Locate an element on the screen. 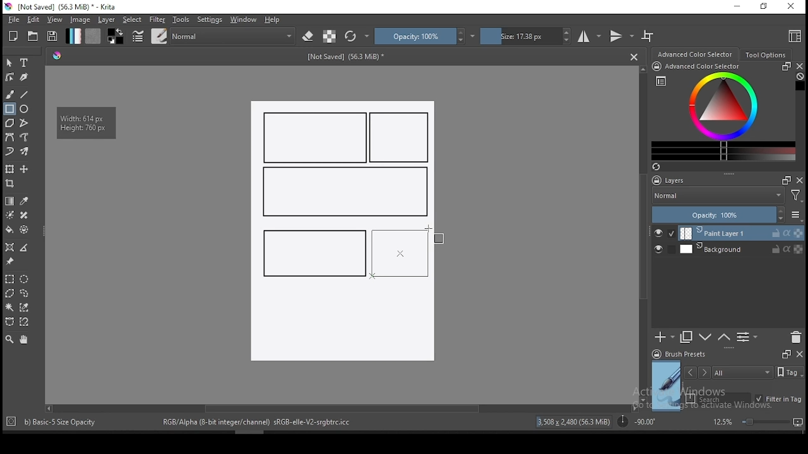 The width and height of the screenshot is (808, 454). layer is located at coordinates (741, 249).